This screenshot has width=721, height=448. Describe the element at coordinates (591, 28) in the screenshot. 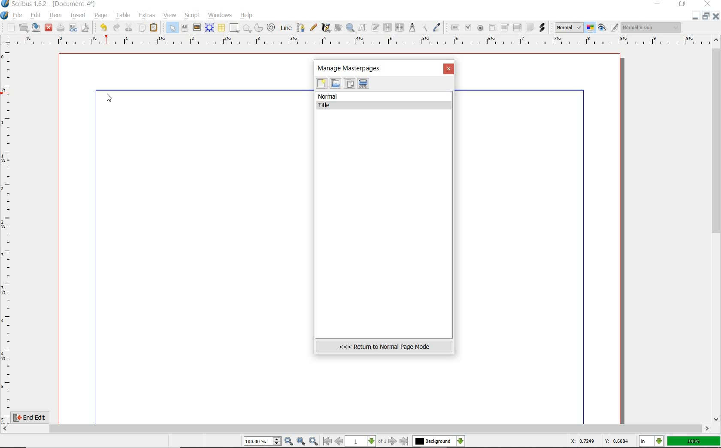

I see `toggle color management` at that location.